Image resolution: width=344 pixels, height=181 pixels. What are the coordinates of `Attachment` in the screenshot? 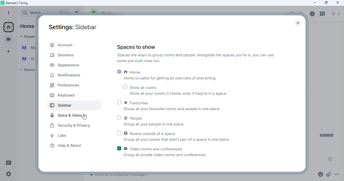 It's located at (329, 175).